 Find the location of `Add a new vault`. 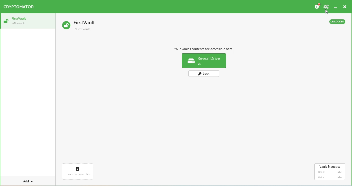

Add a new vault is located at coordinates (29, 181).